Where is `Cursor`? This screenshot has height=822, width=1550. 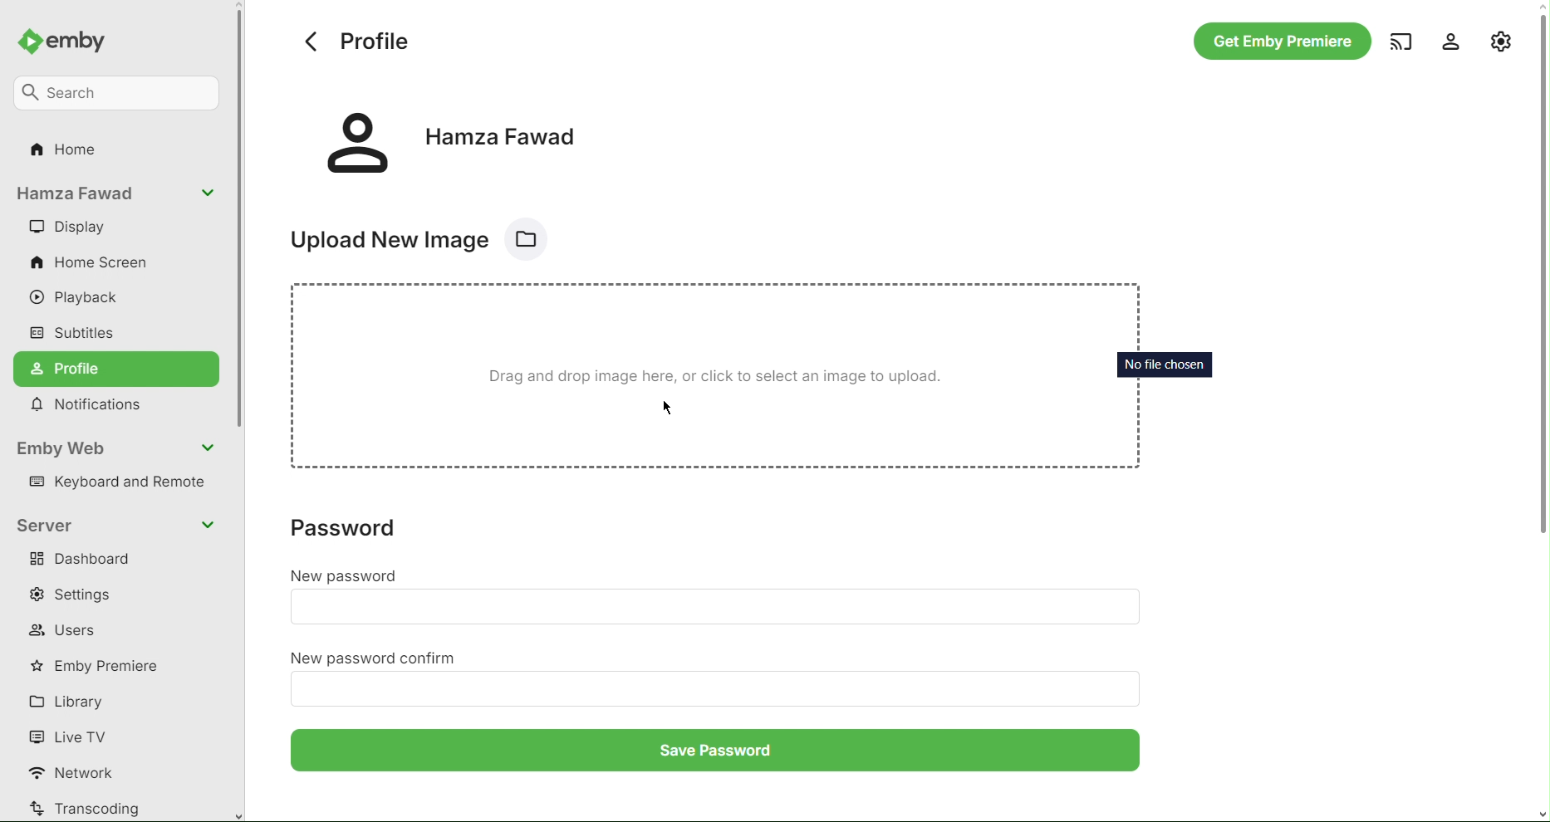
Cursor is located at coordinates (668, 409).